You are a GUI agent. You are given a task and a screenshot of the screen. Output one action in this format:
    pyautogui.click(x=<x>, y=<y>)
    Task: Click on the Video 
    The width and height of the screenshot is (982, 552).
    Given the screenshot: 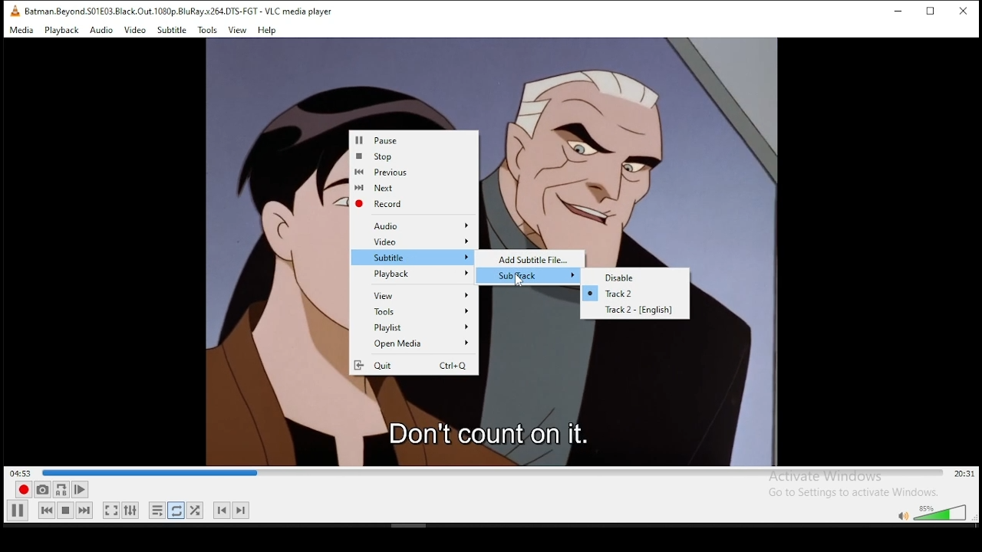 What is the action you would take?
    pyautogui.click(x=417, y=242)
    